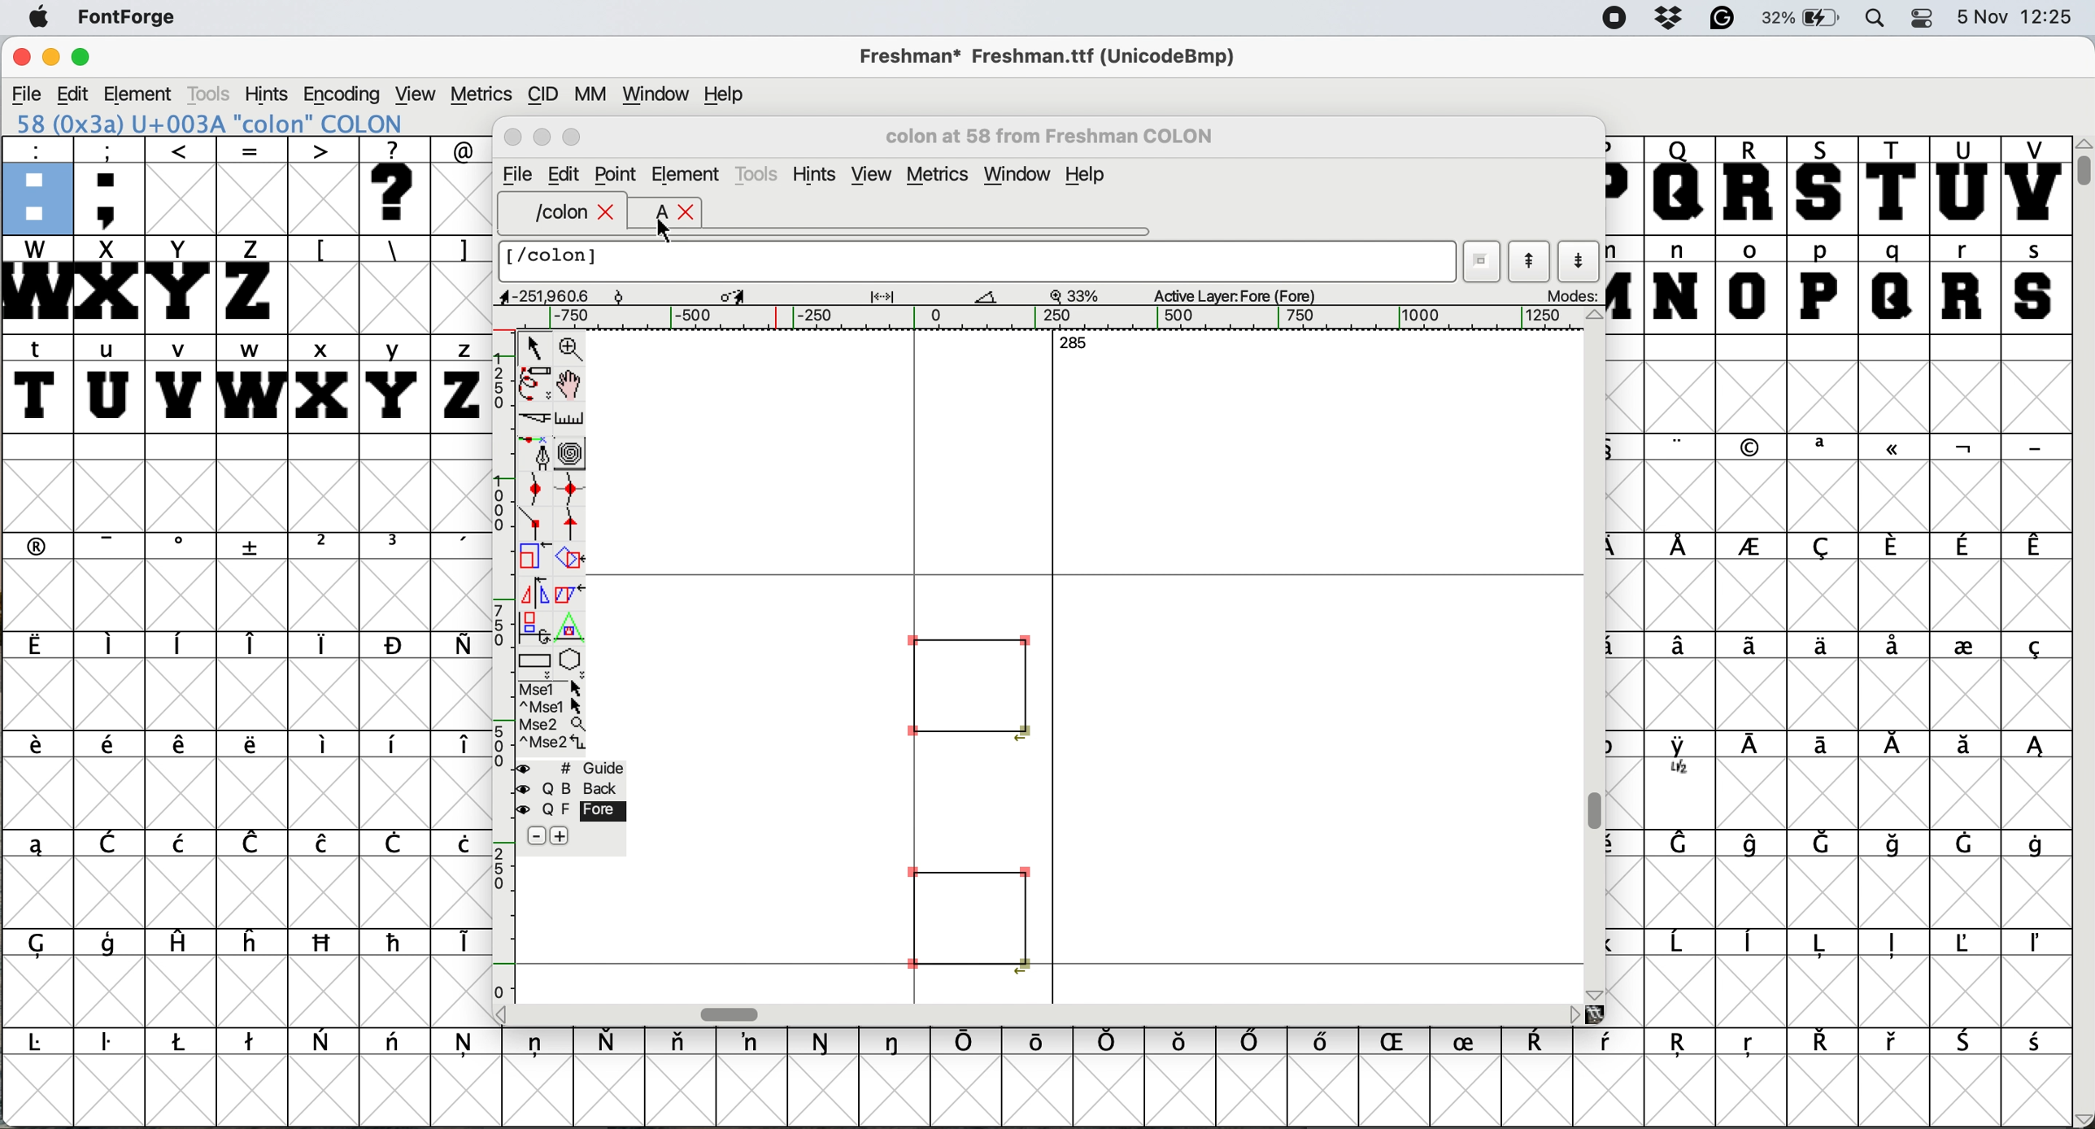 The height and width of the screenshot is (1129, 2095). Describe the element at coordinates (325, 745) in the screenshot. I see `symbolo` at that location.